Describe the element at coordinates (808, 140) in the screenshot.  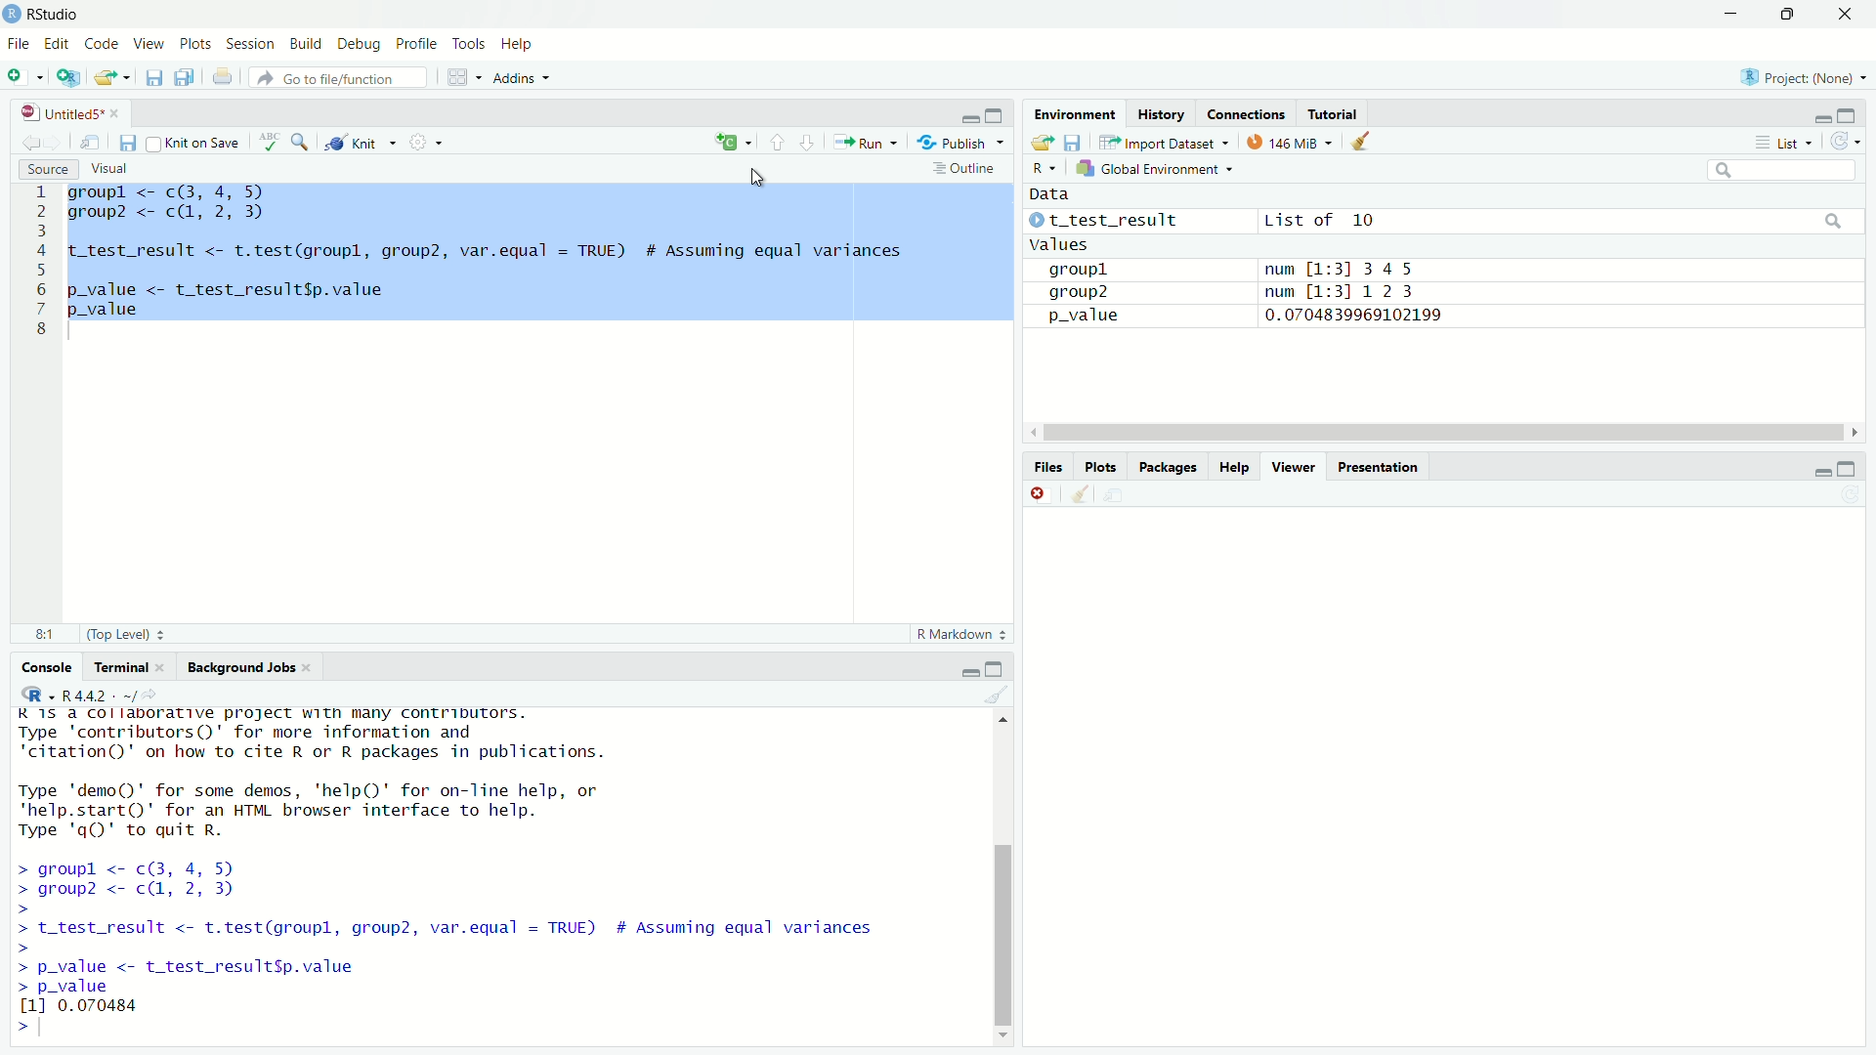
I see `go to next section` at that location.